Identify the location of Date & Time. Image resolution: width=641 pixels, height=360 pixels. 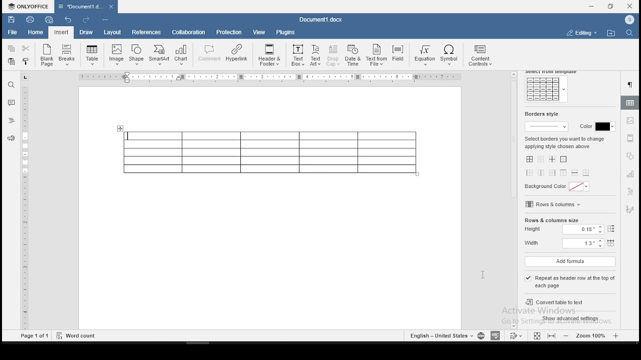
(354, 55).